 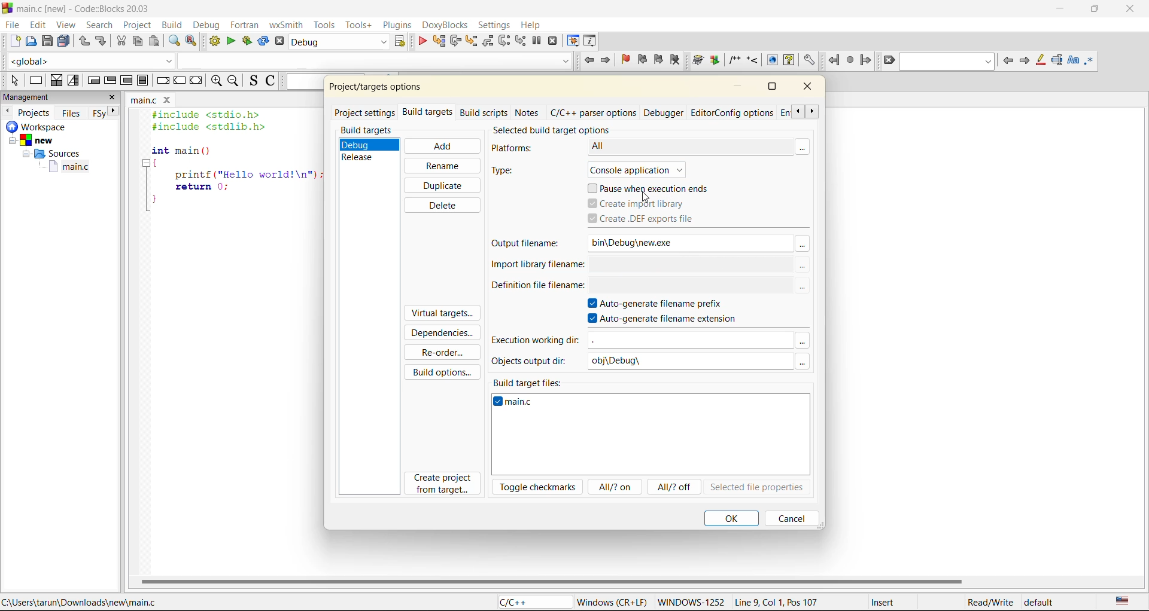 I want to click on build targets, so click(x=368, y=130).